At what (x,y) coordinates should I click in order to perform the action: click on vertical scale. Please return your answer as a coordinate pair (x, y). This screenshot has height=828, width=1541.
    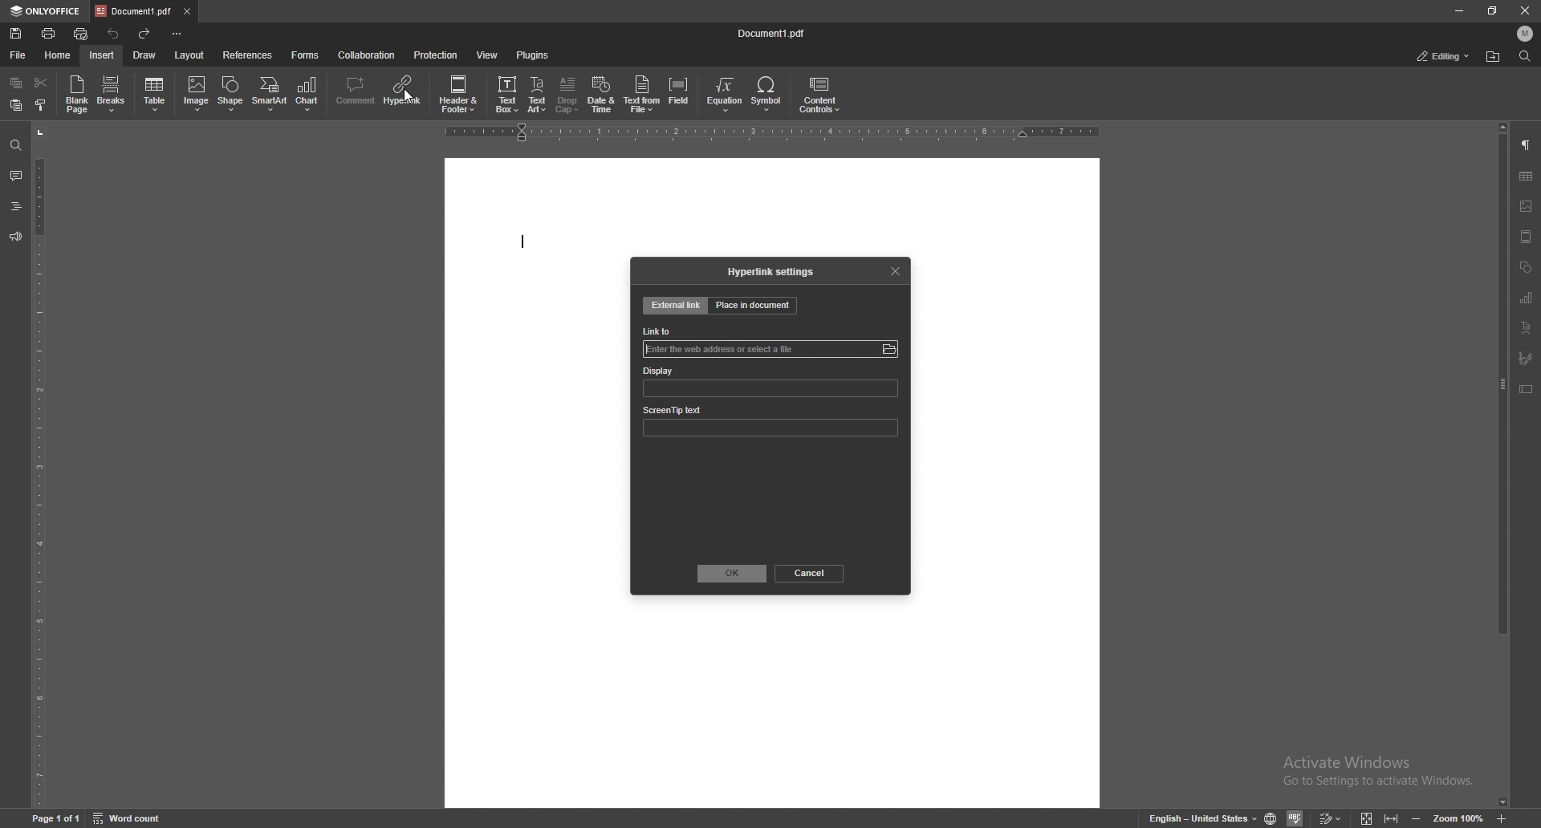
    Looking at the image, I should click on (37, 465).